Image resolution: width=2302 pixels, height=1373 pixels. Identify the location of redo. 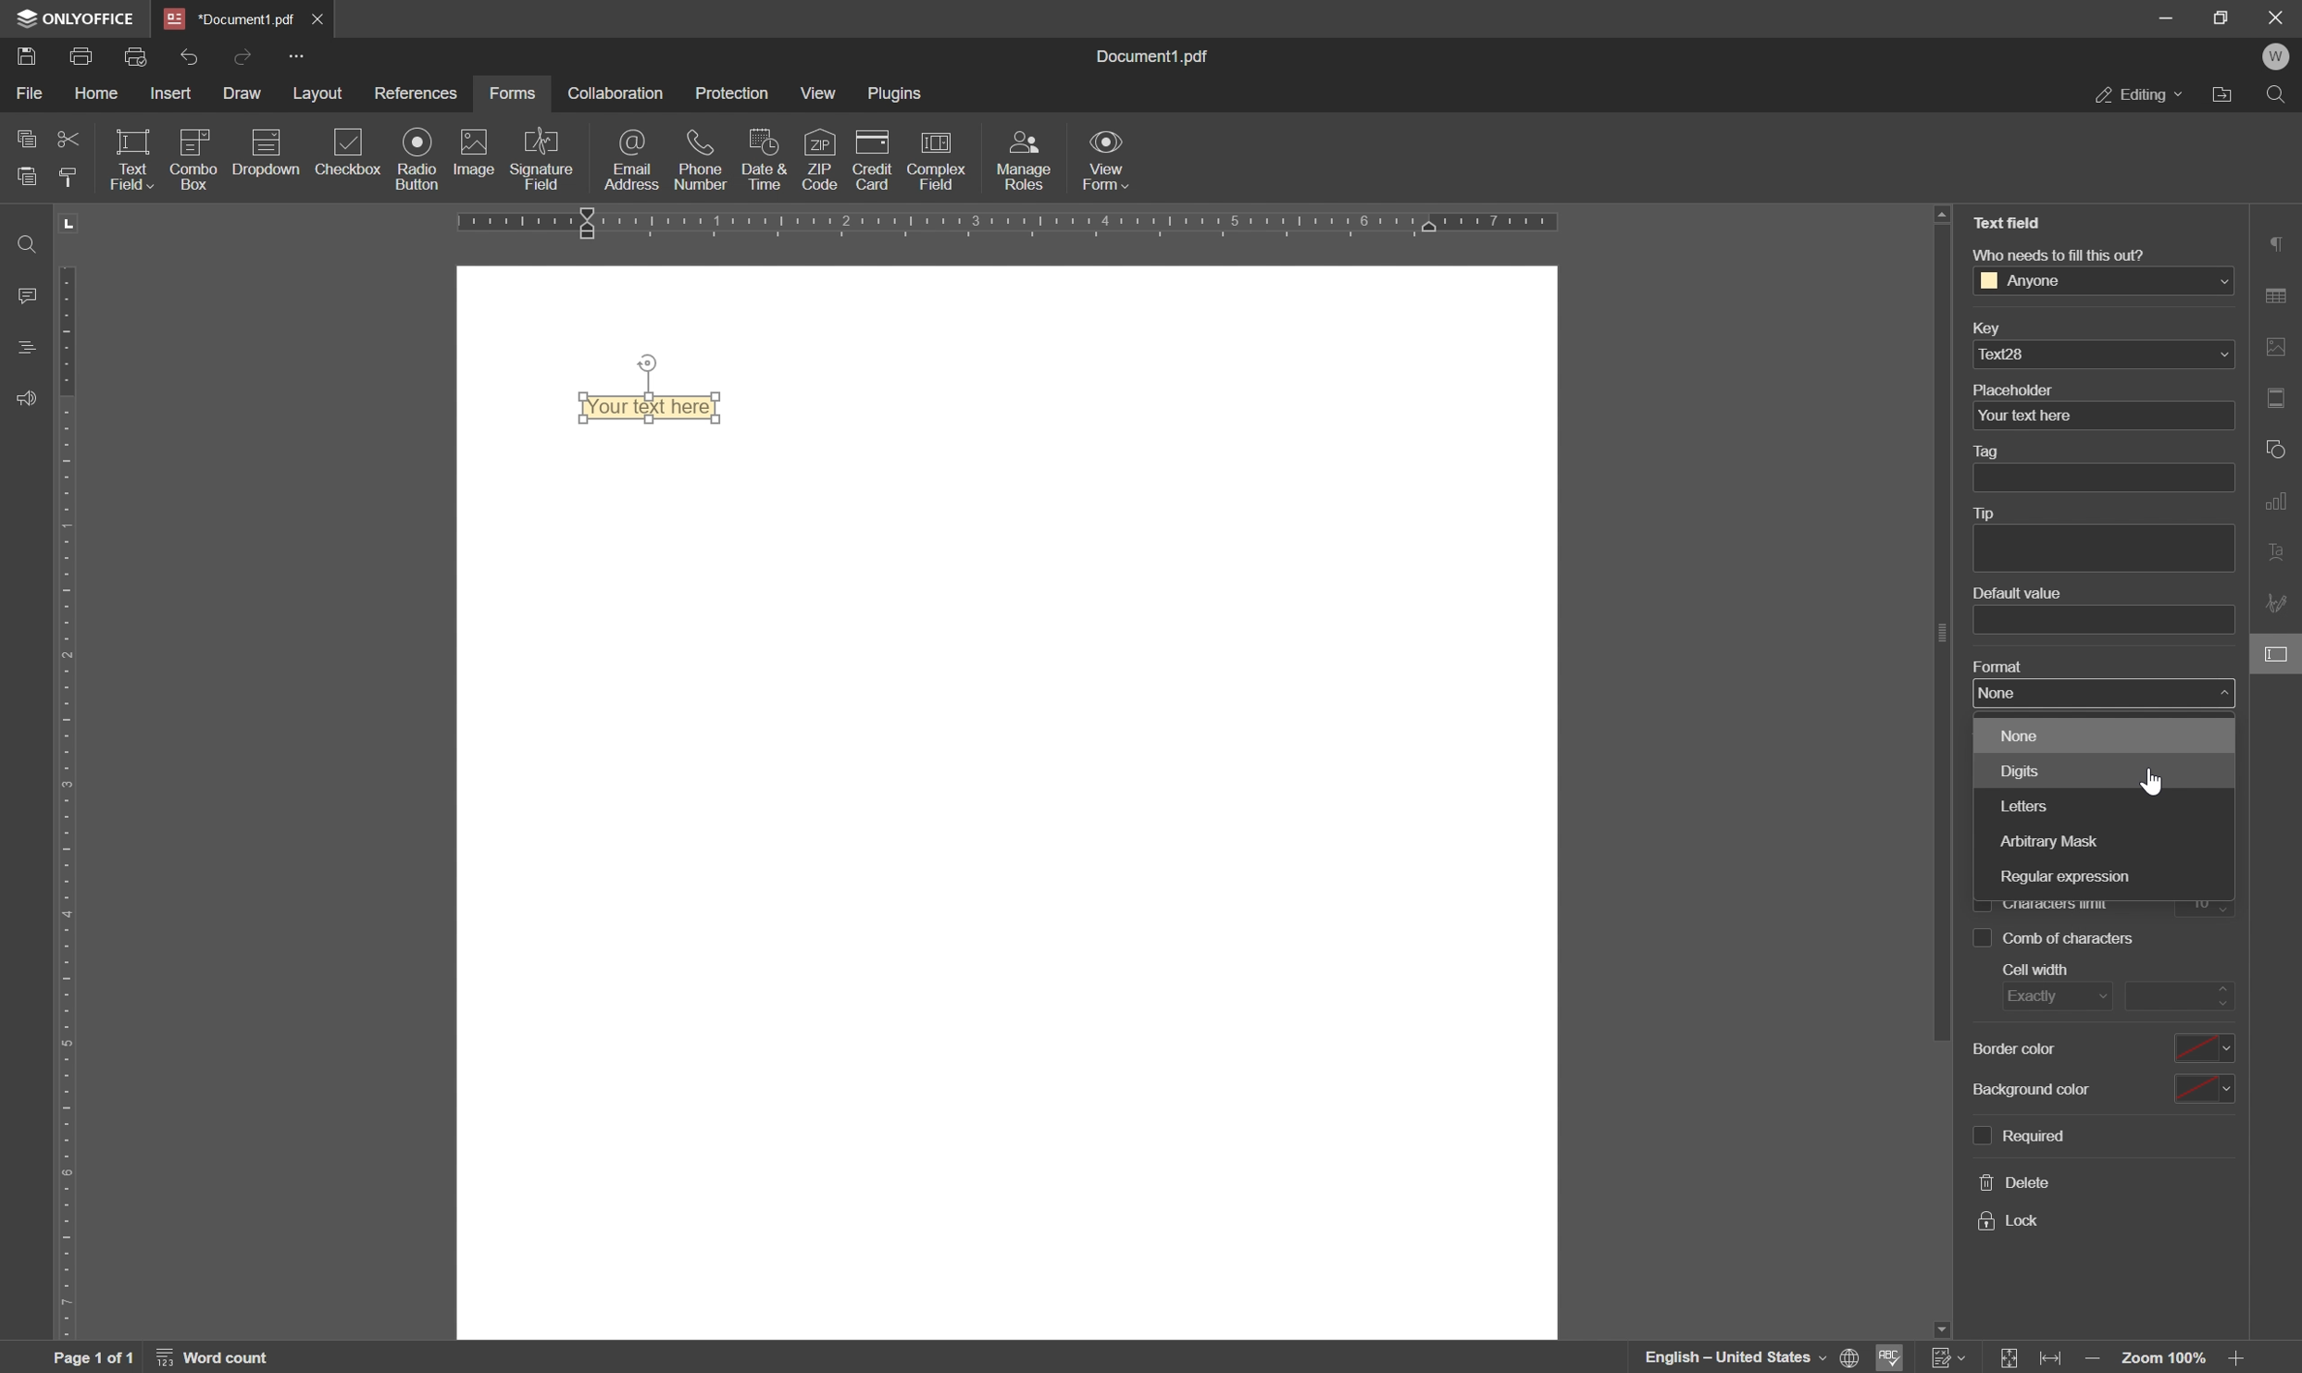
(246, 57).